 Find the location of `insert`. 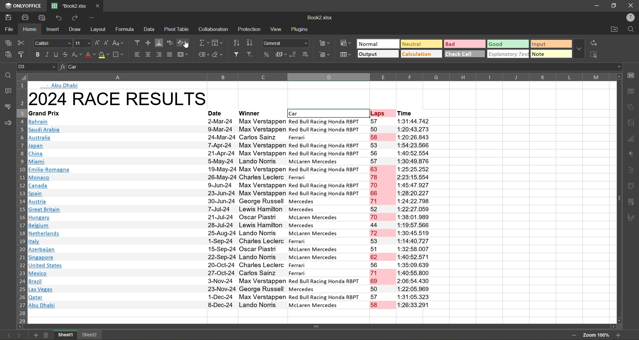

insert is located at coordinates (52, 29).